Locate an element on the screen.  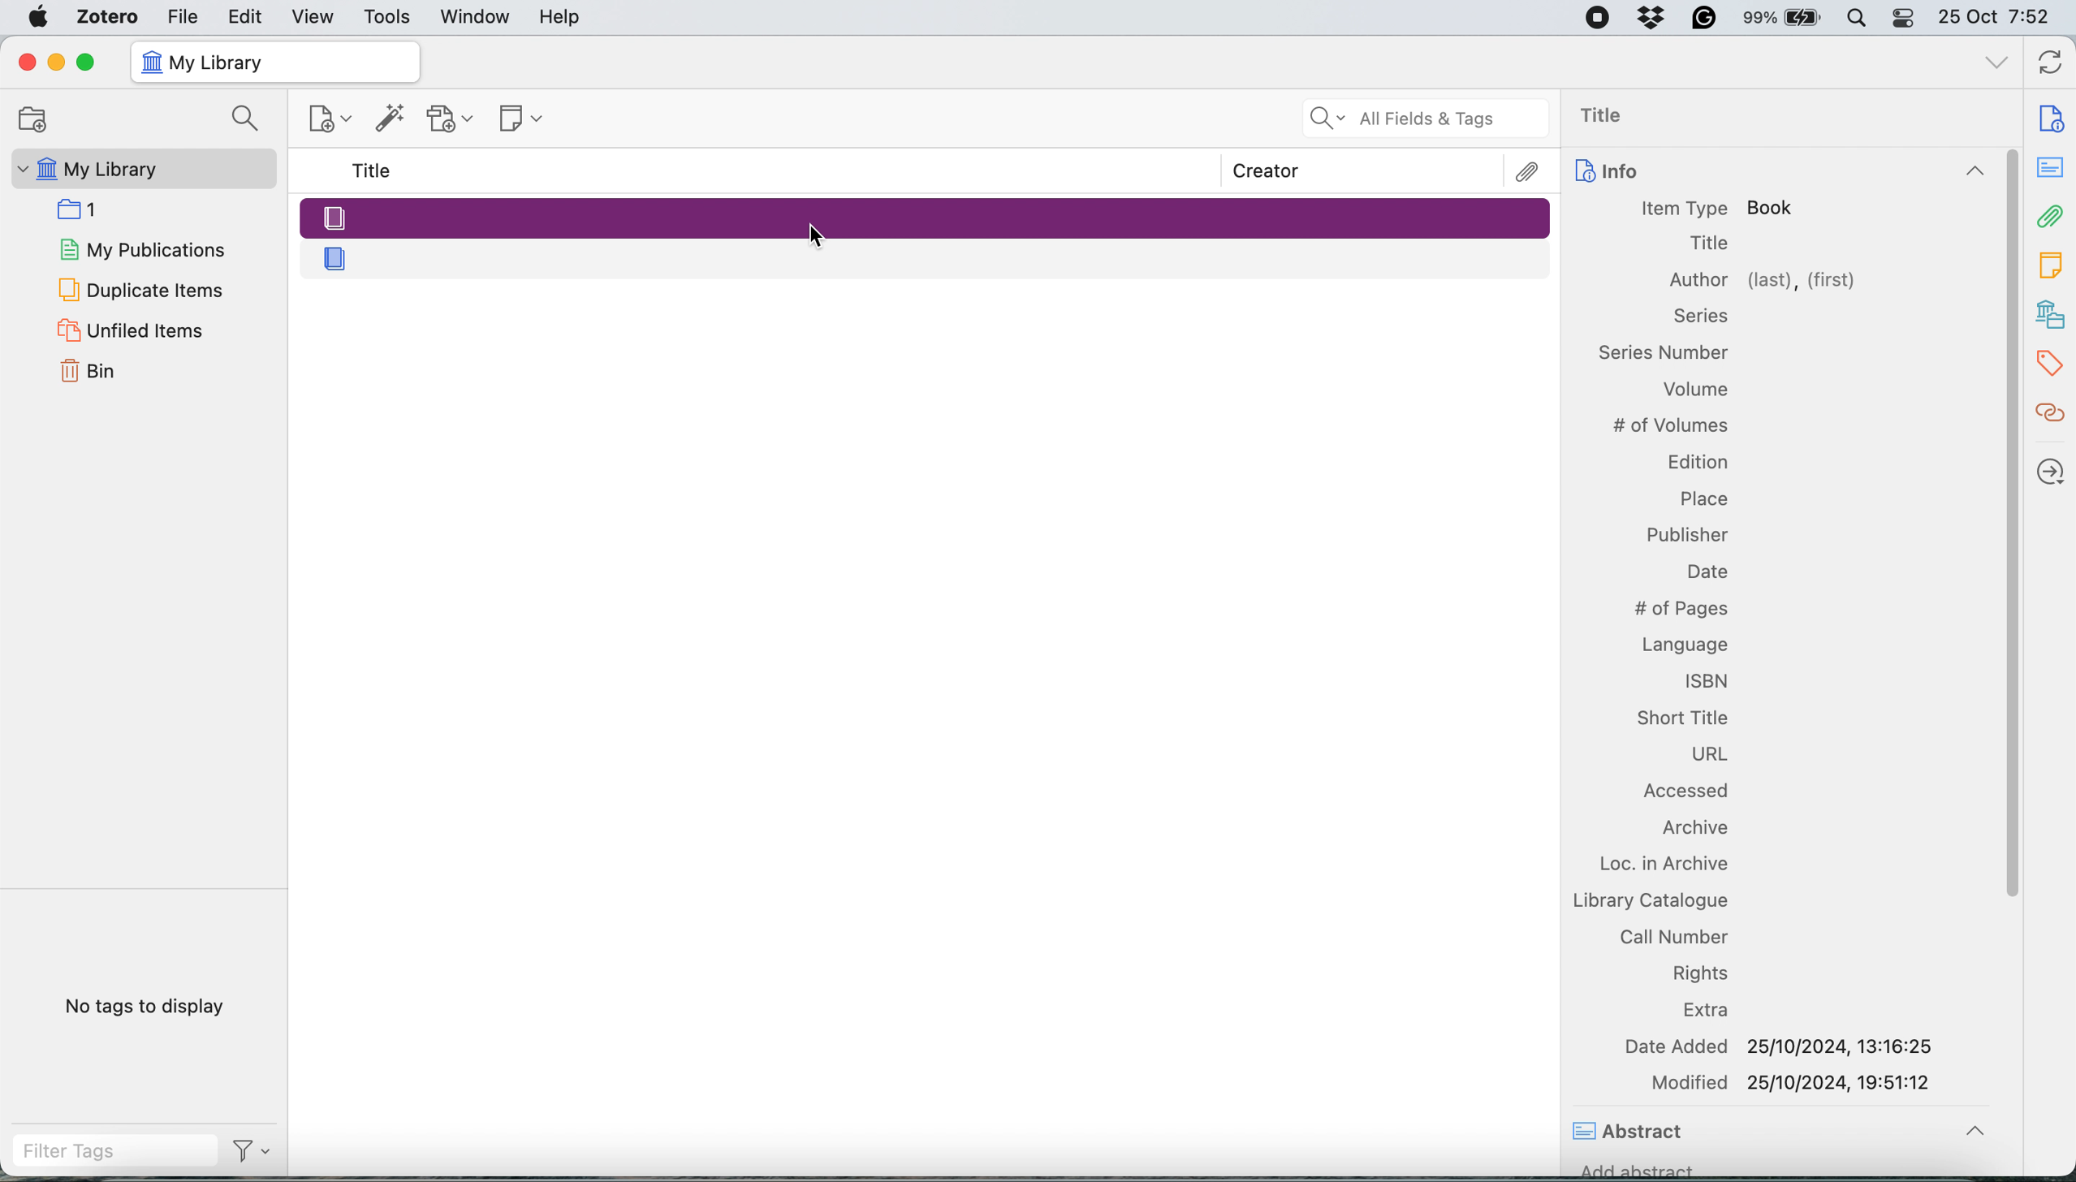
Bin is located at coordinates (108, 369).